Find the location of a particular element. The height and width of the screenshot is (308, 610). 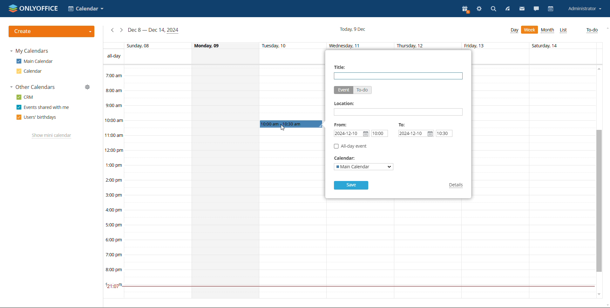

users' birthdays is located at coordinates (37, 117).